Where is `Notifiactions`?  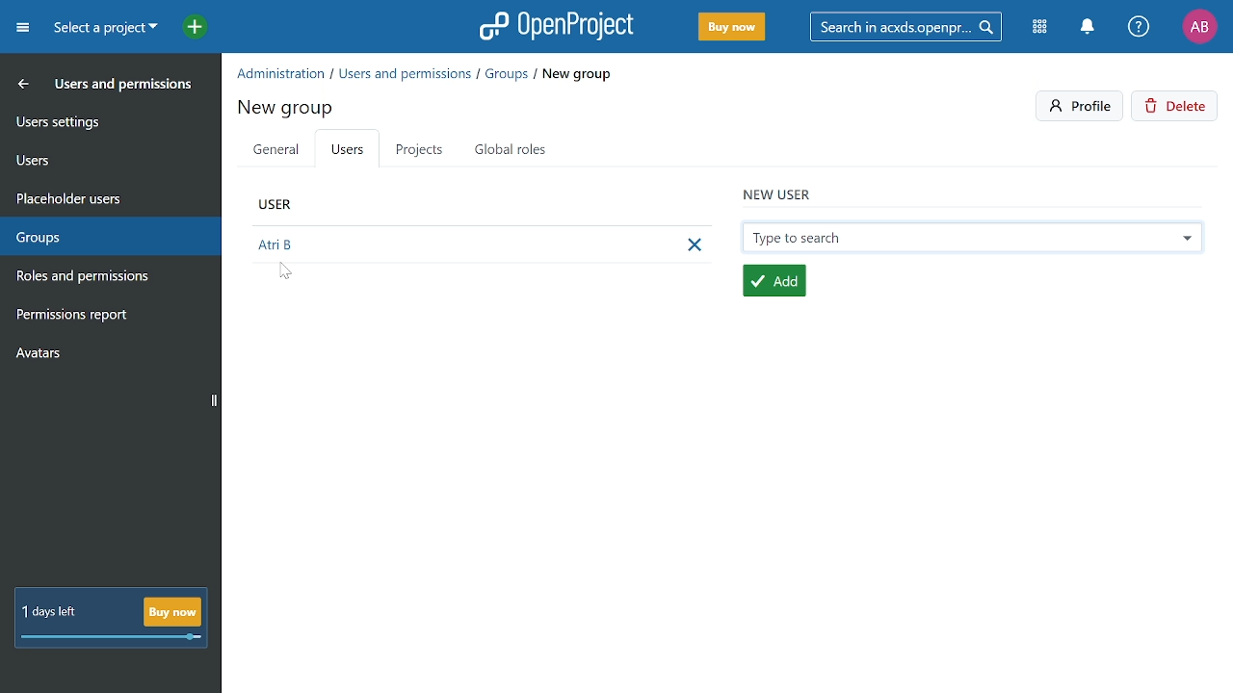
Notifiactions is located at coordinates (1092, 28).